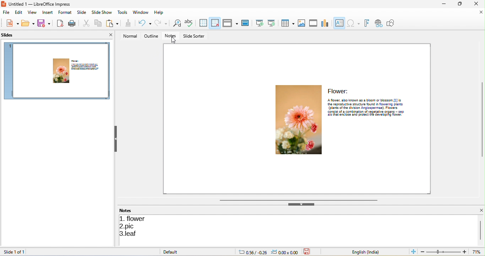 The height and width of the screenshot is (256, 485). What do you see at coordinates (60, 23) in the screenshot?
I see `export directly as pdf` at bounding box center [60, 23].